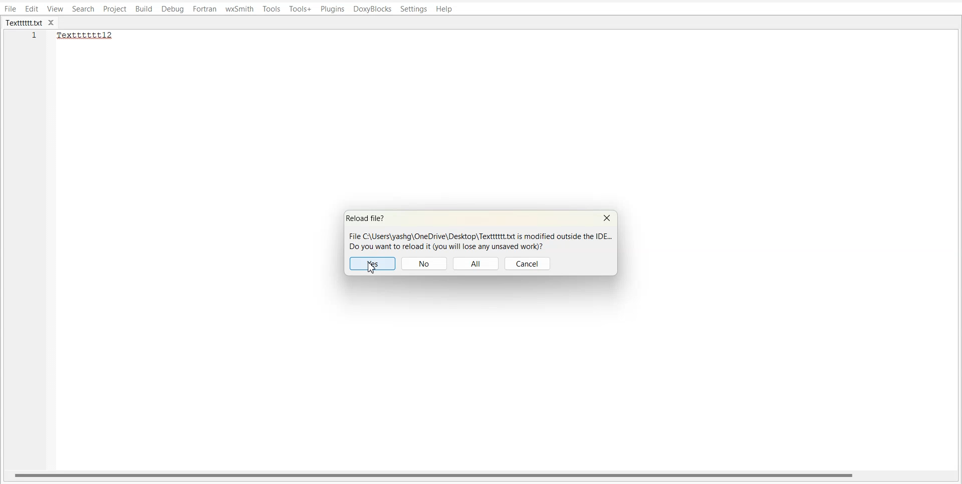 This screenshot has width=962, height=484. What do you see at coordinates (424, 264) in the screenshot?
I see `No` at bounding box center [424, 264].